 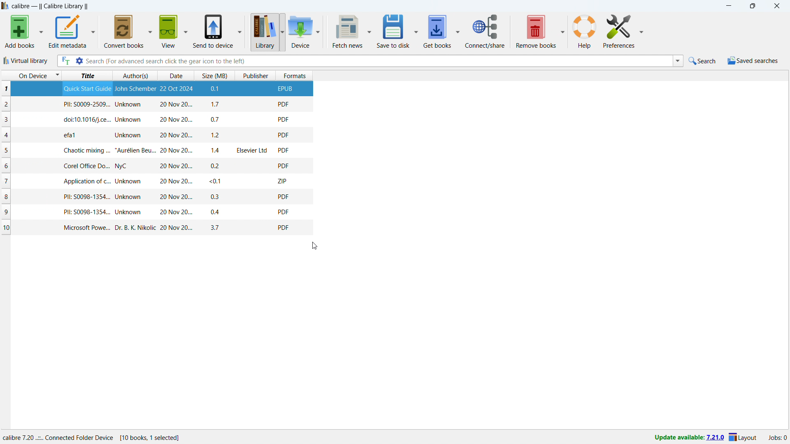 What do you see at coordinates (177, 75) in the screenshot?
I see `sort by date` at bounding box center [177, 75].